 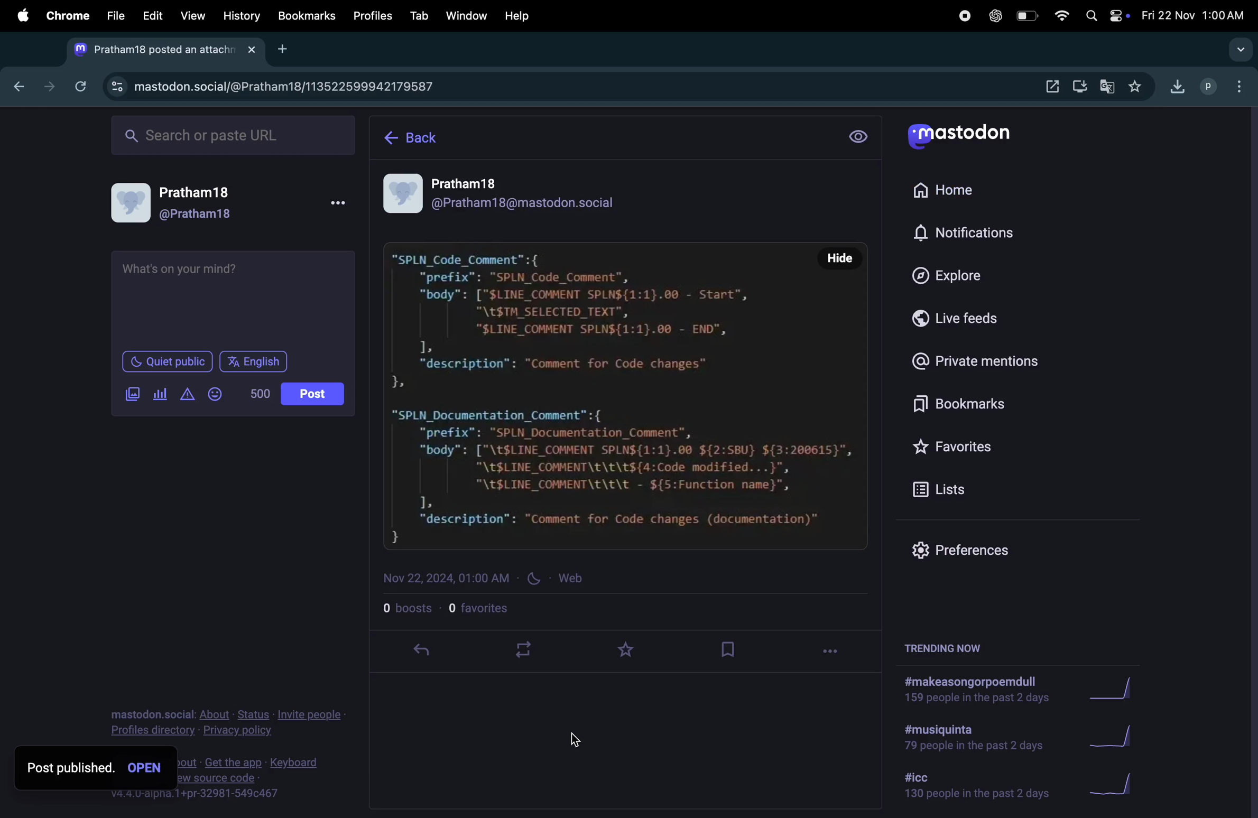 I want to click on home, so click(x=966, y=194).